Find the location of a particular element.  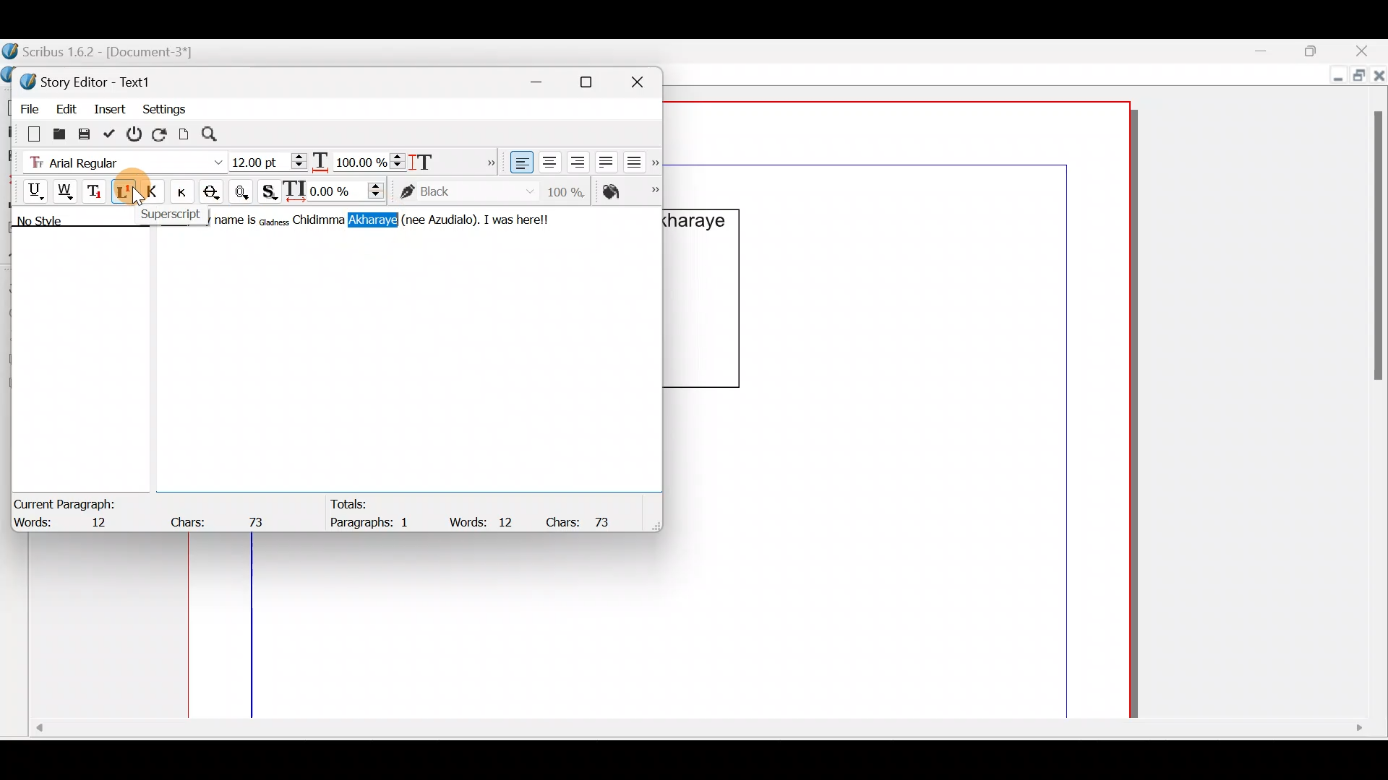

Minimize is located at coordinates (544, 79).